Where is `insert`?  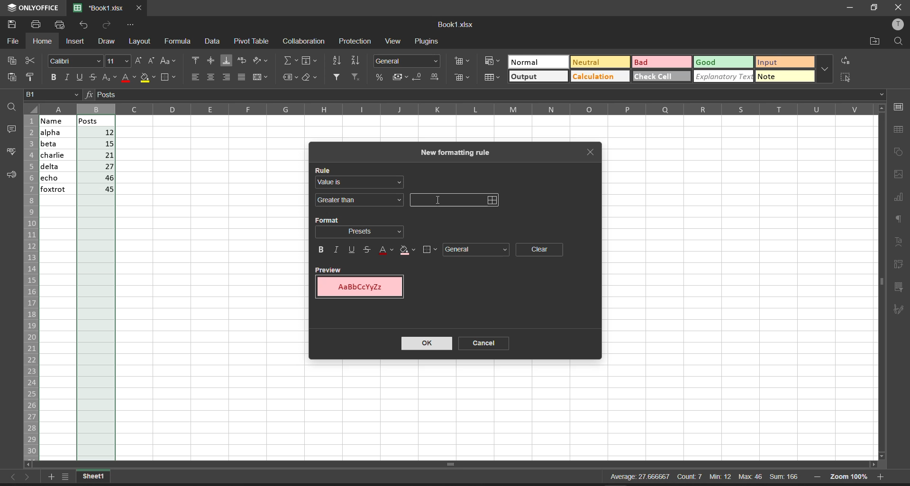 insert is located at coordinates (76, 41).